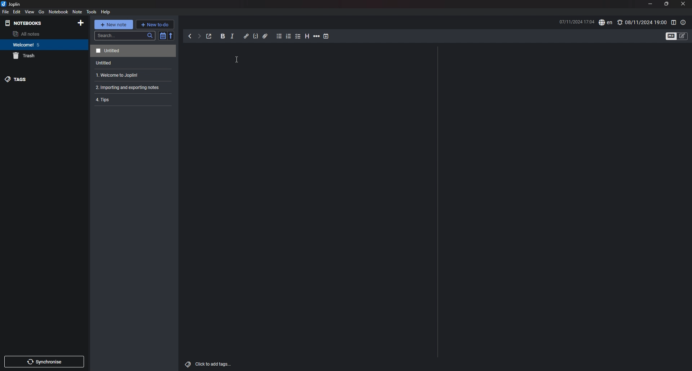 Image resolution: width=692 pixels, height=371 pixels. Describe the element at coordinates (289, 37) in the screenshot. I see `numbered list` at that location.